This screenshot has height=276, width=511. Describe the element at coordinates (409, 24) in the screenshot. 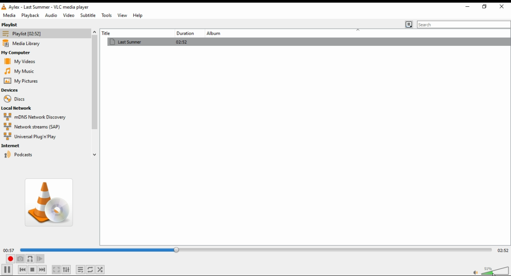

I see `toggle playlist view` at that location.